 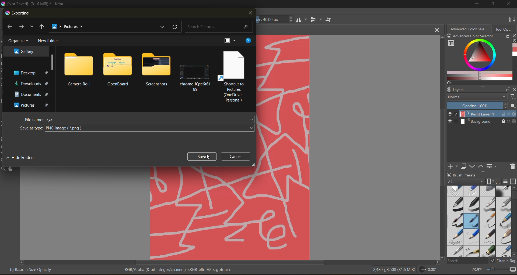 I want to click on folders, so click(x=195, y=70).